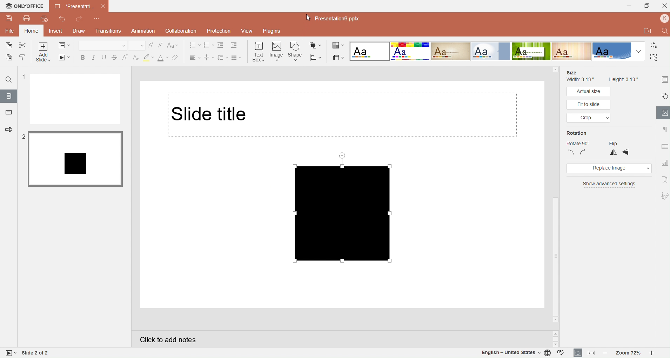 Image resolution: width=670 pixels, height=358 pixels. Describe the element at coordinates (148, 57) in the screenshot. I see `Clear style` at that location.